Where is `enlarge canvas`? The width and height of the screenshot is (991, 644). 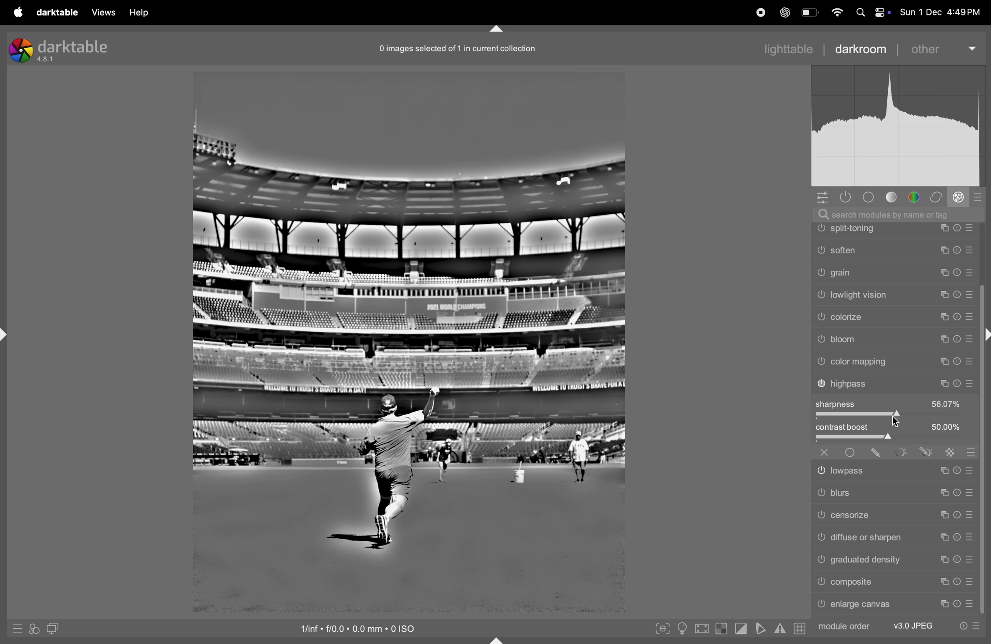
enlarge canvas is located at coordinates (895, 605).